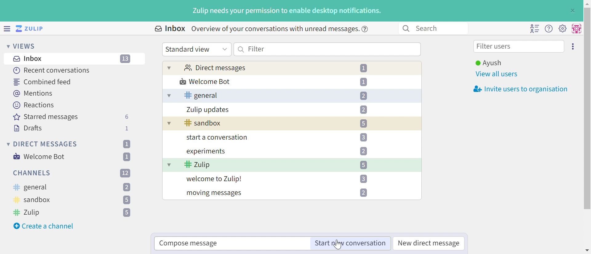 The width and height of the screenshot is (591, 254). What do you see at coordinates (126, 144) in the screenshot?
I see `1` at bounding box center [126, 144].